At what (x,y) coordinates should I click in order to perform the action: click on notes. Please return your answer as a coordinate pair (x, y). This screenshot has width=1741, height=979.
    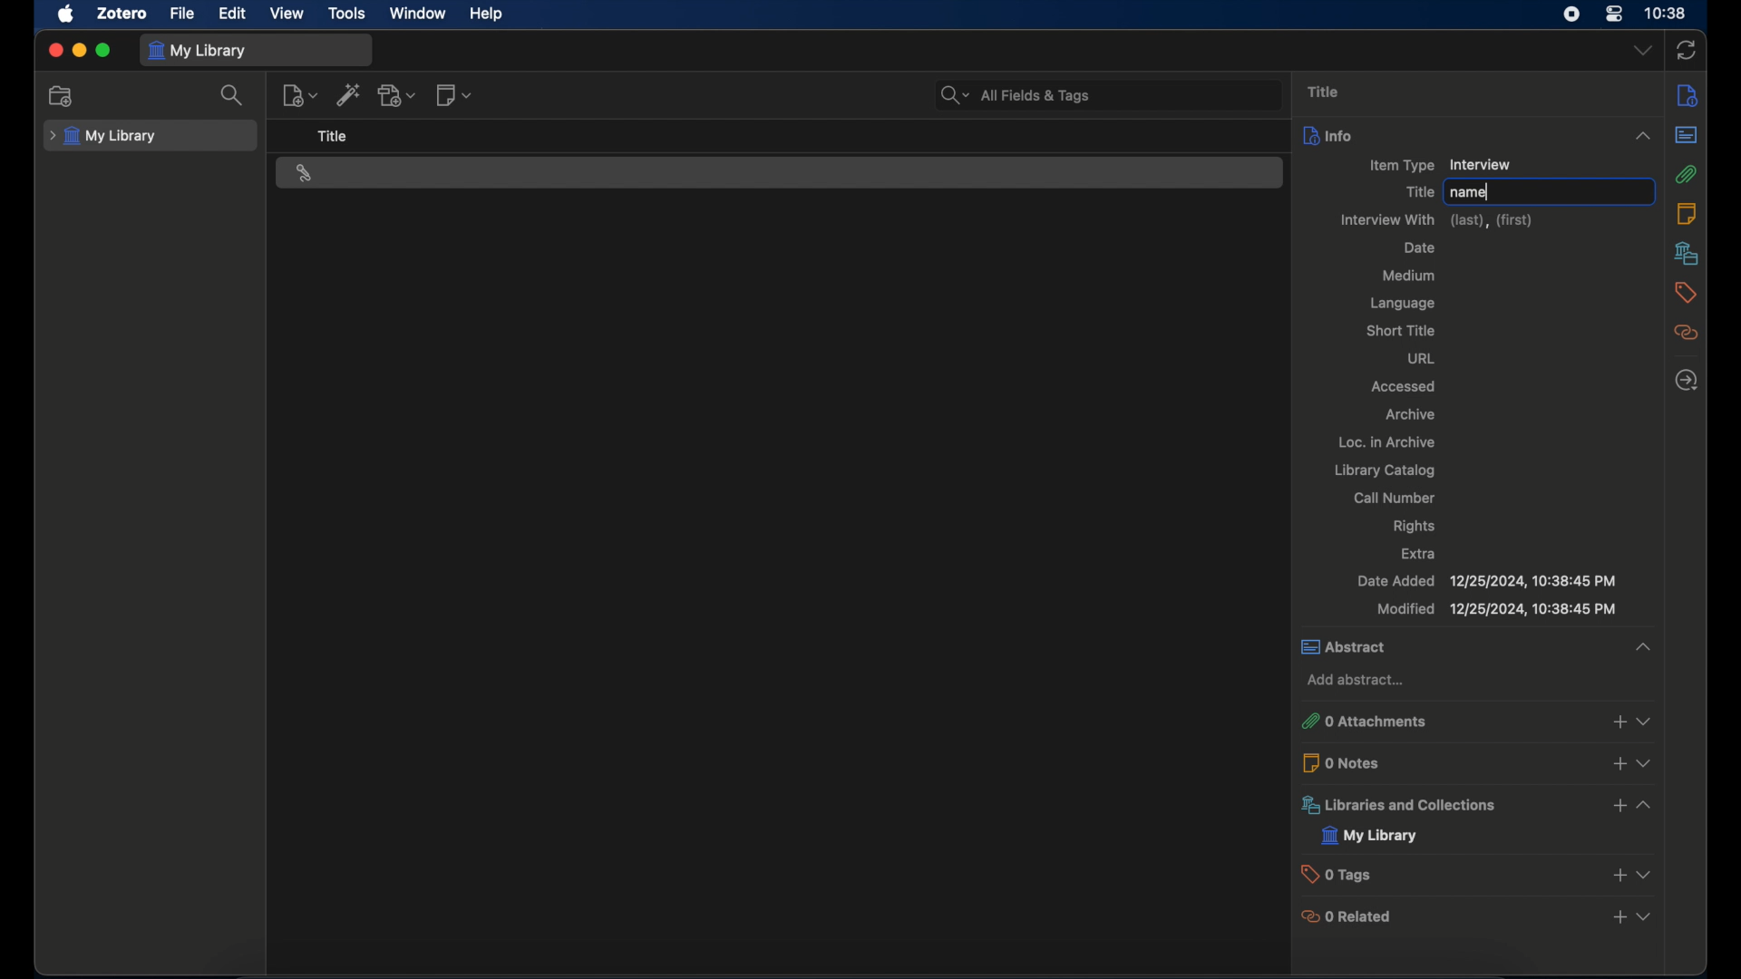
    Looking at the image, I should click on (1687, 214).